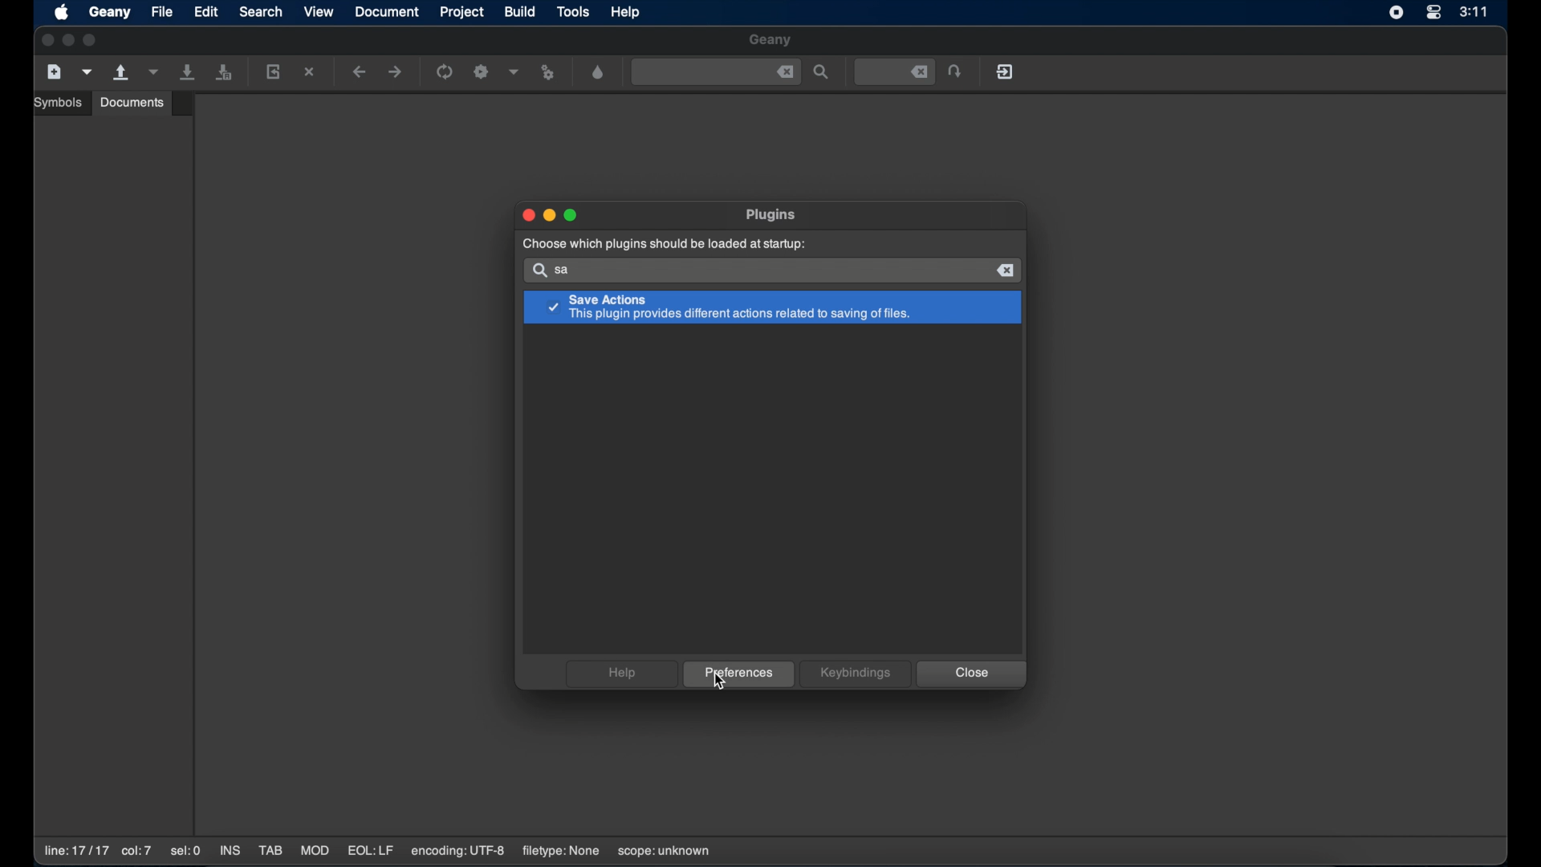 The image size is (1541, 867). I want to click on geany, so click(771, 41).